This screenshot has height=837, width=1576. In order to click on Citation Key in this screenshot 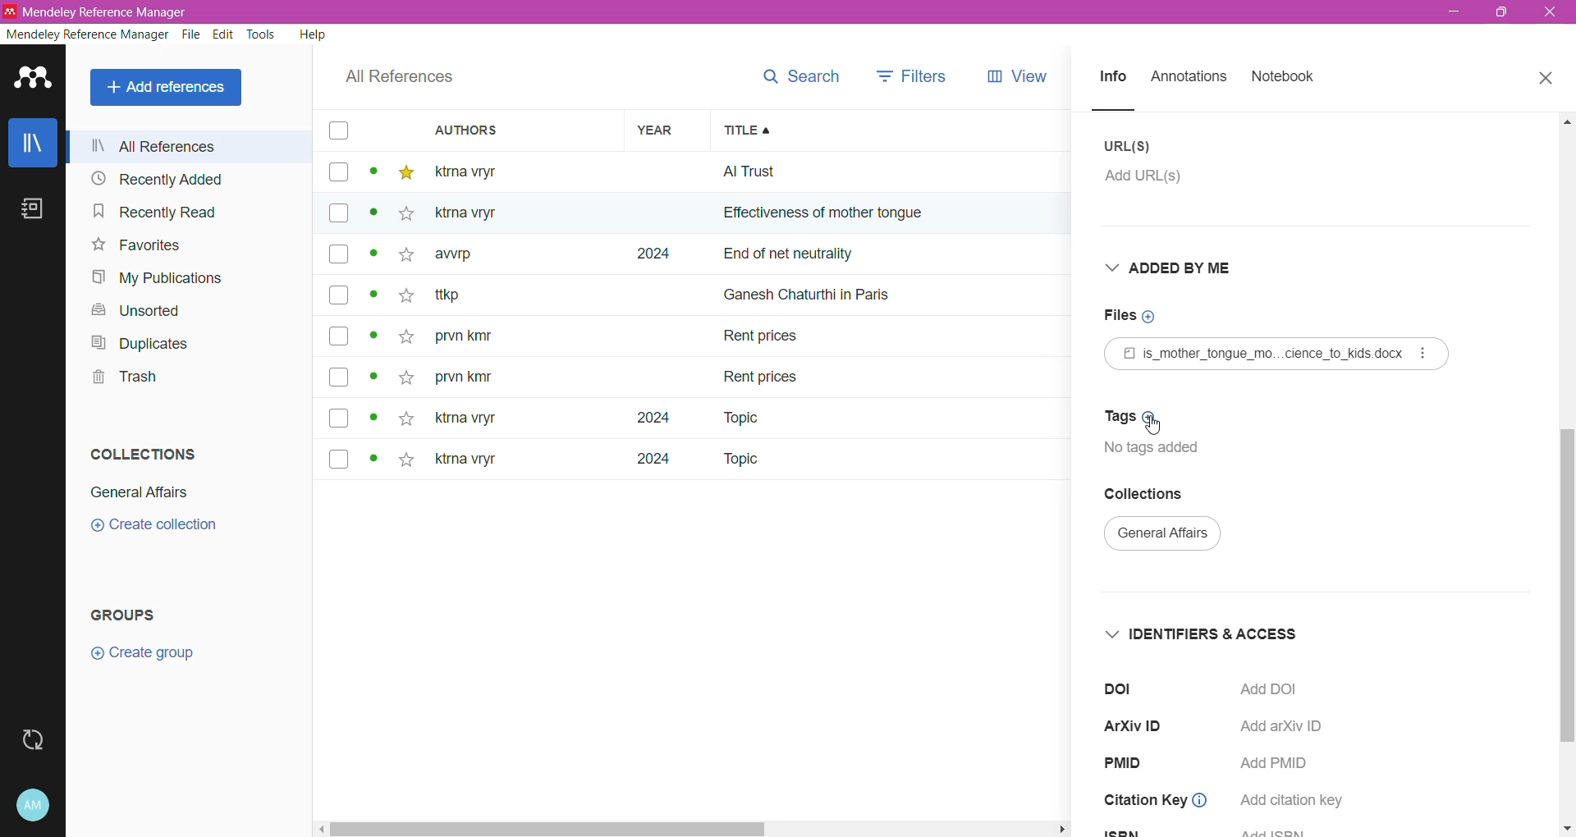, I will do `click(1159, 801)`.